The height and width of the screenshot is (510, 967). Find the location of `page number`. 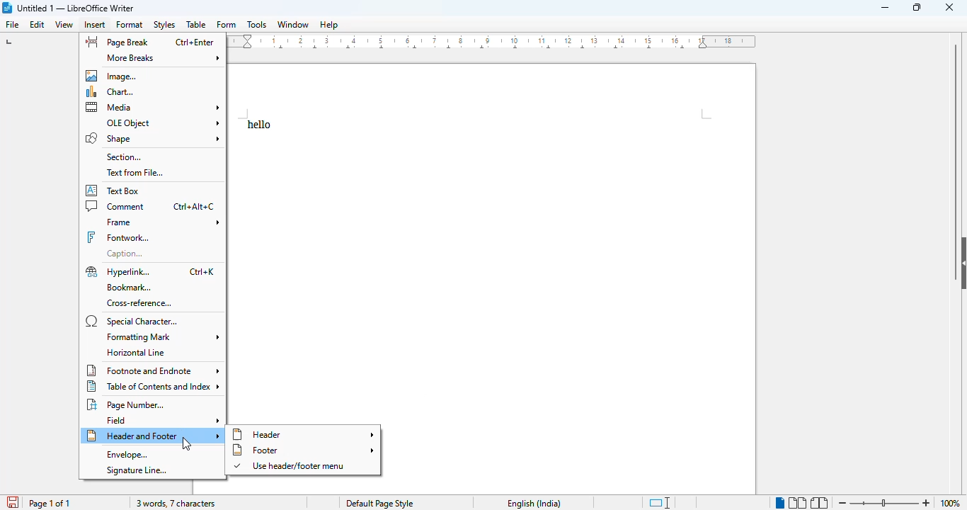

page number is located at coordinates (126, 404).